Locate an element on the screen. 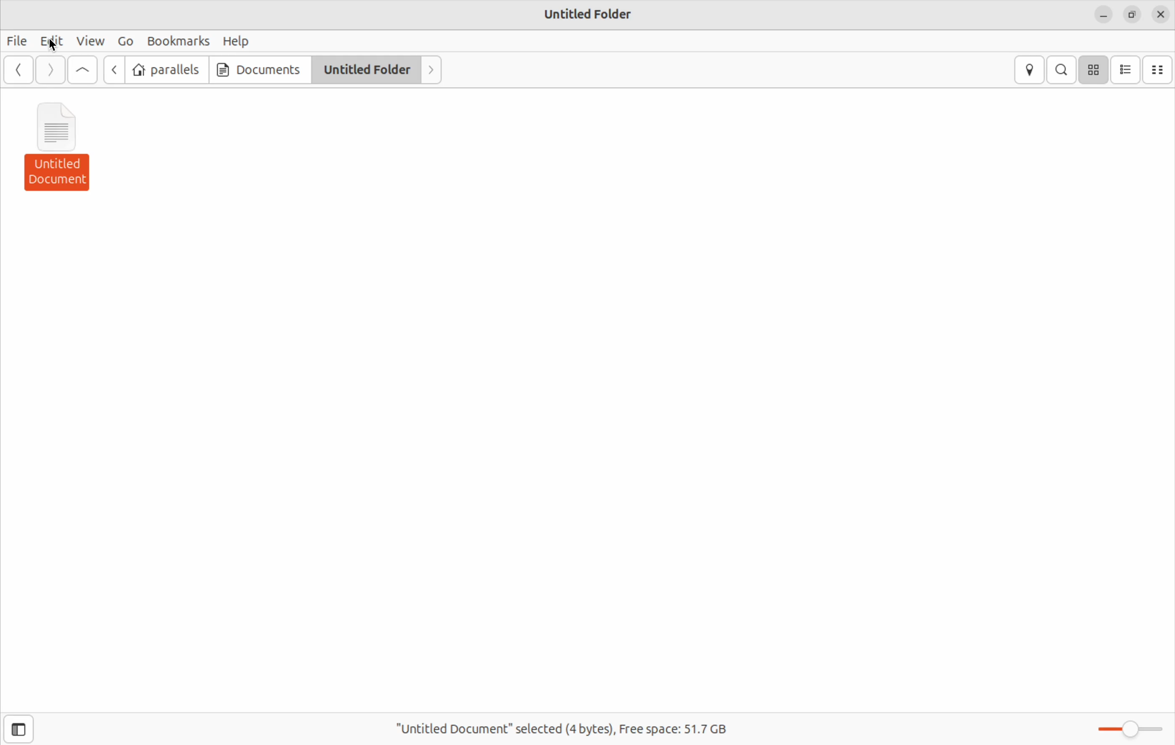  icon view is located at coordinates (1095, 69).